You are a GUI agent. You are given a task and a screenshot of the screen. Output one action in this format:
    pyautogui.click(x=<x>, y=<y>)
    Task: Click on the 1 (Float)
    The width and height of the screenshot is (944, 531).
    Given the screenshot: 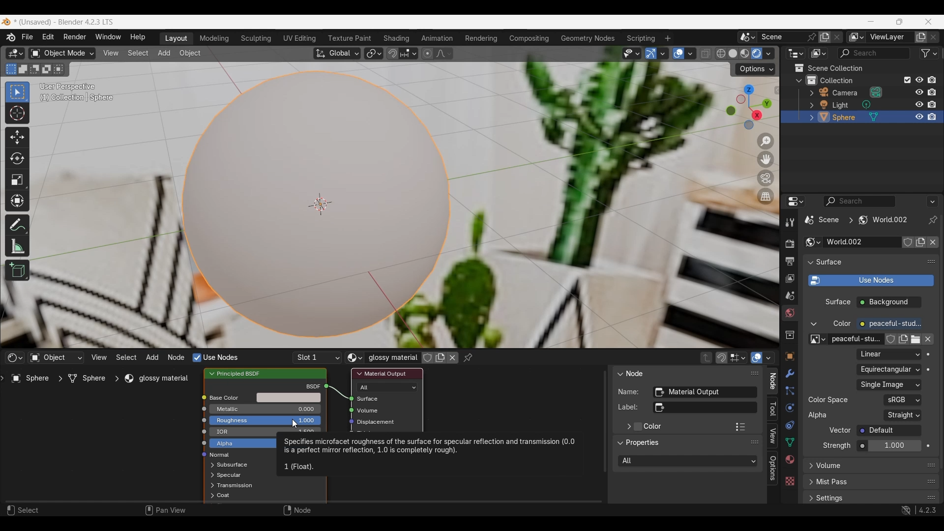 What is the action you would take?
    pyautogui.click(x=302, y=467)
    